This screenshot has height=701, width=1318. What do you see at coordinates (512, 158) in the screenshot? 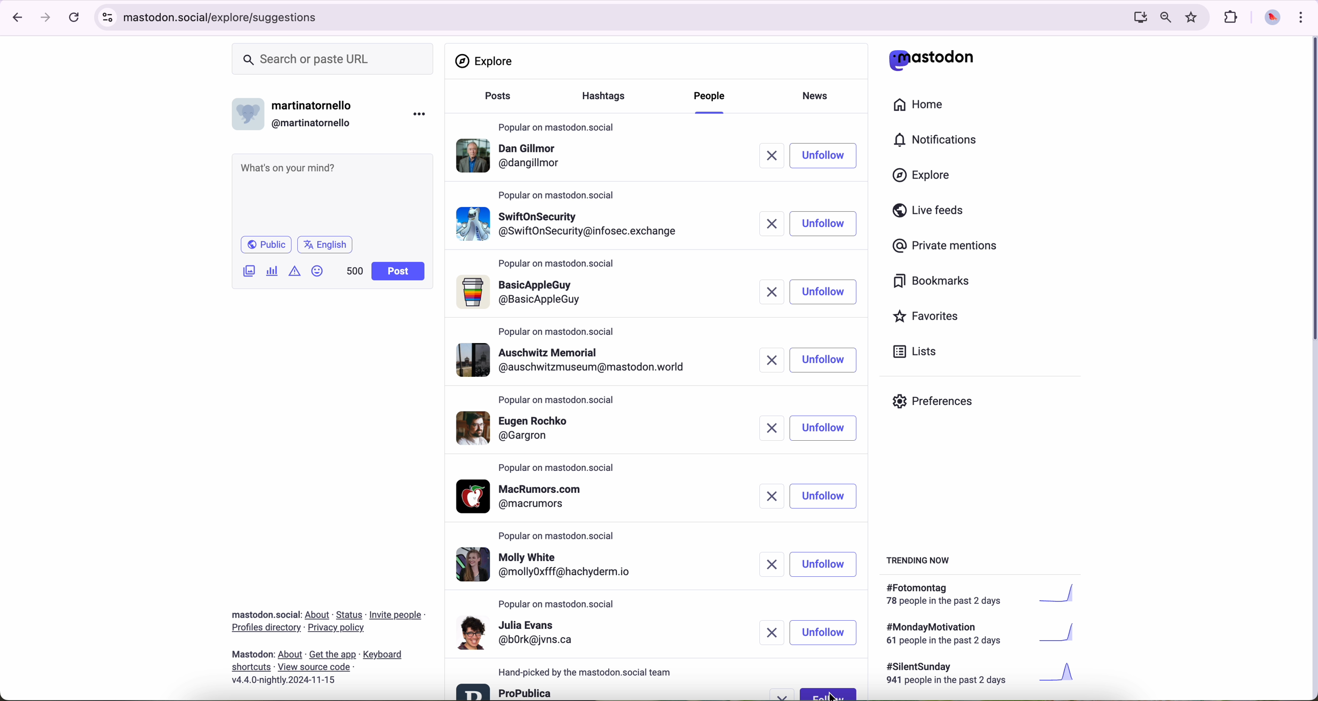
I see `profile` at bounding box center [512, 158].